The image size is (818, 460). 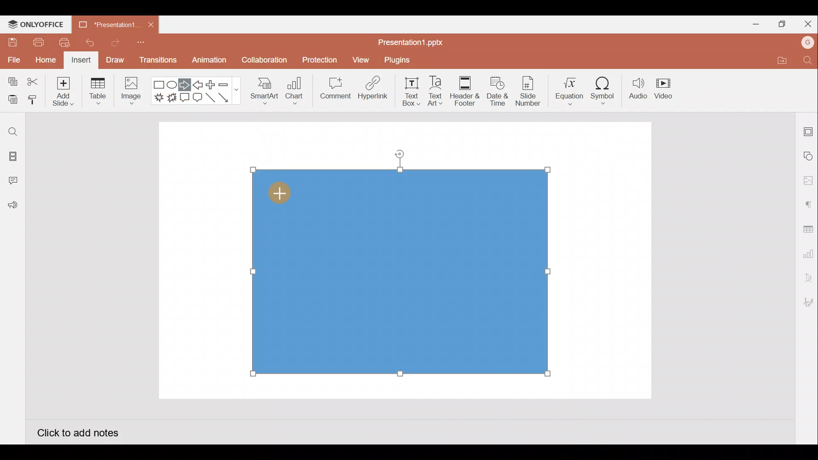 I want to click on Draw, so click(x=115, y=60).